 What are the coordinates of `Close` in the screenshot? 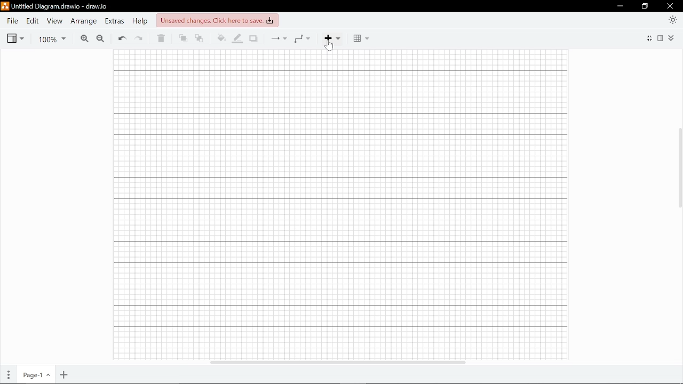 It's located at (670, 6).